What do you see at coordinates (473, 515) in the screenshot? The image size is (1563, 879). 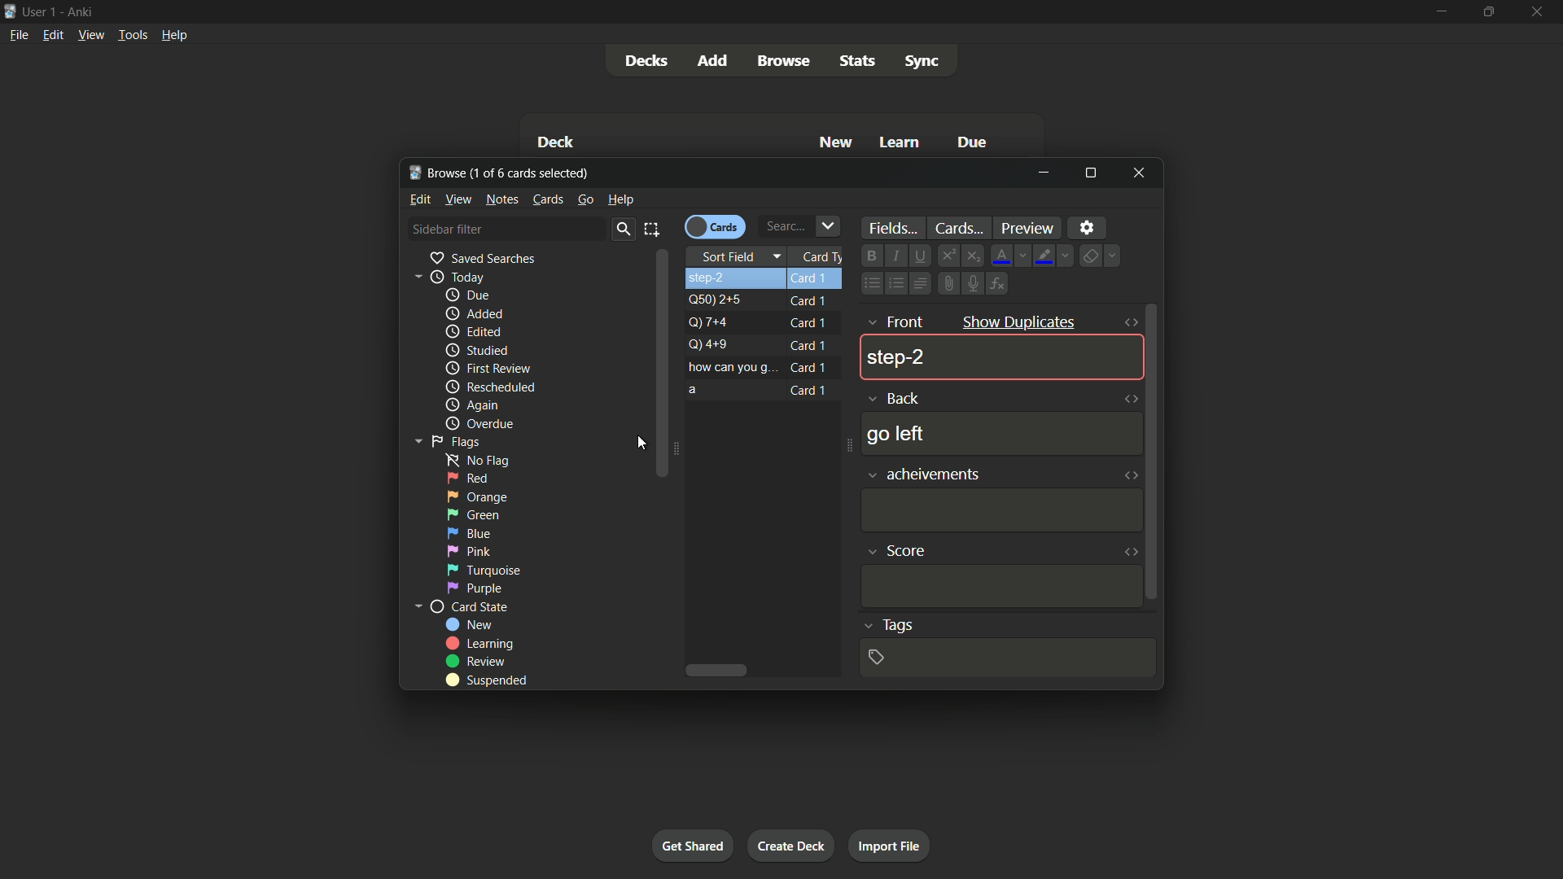 I see `green` at bounding box center [473, 515].